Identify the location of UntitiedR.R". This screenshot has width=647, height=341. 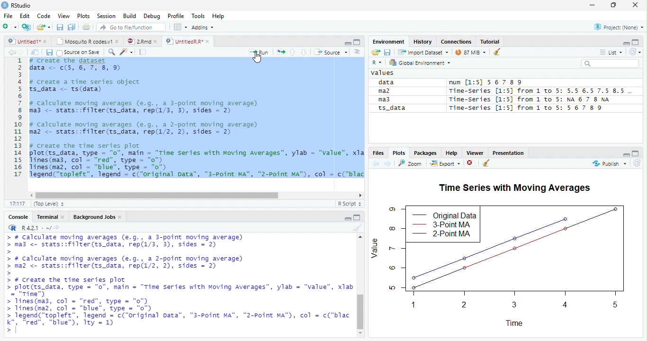
(183, 41).